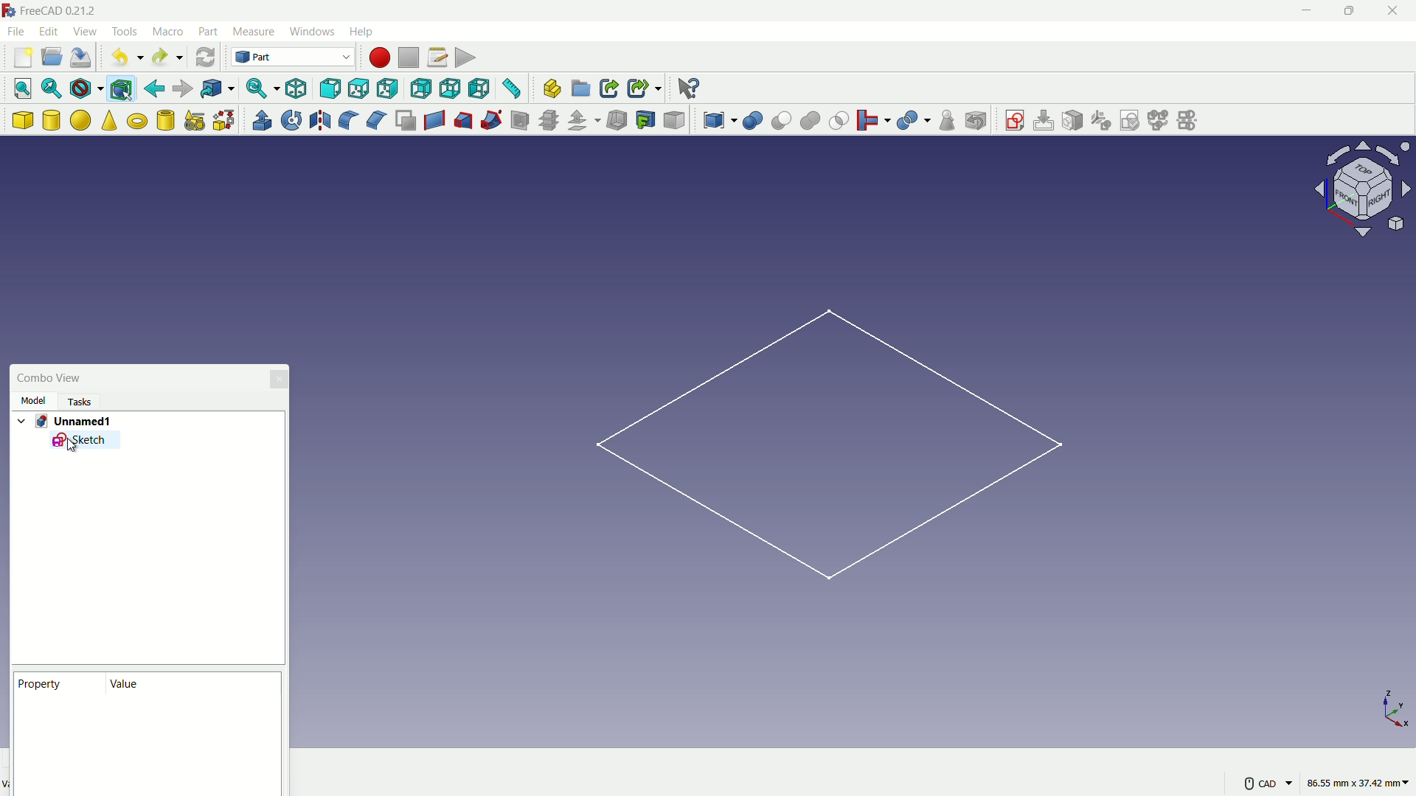 Image resolution: width=1416 pixels, height=796 pixels. Describe the element at coordinates (586, 122) in the screenshot. I see `offset` at that location.